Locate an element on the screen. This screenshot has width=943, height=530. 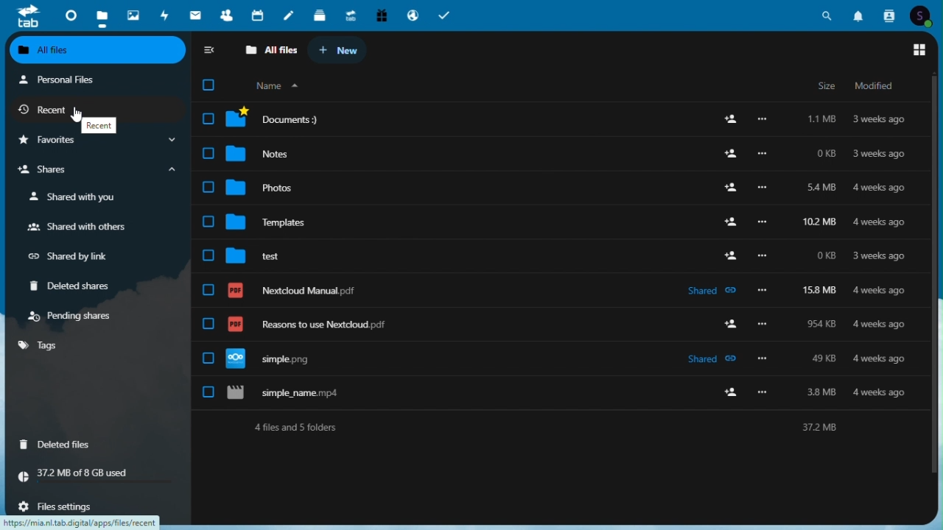
cursor is located at coordinates (76, 116).